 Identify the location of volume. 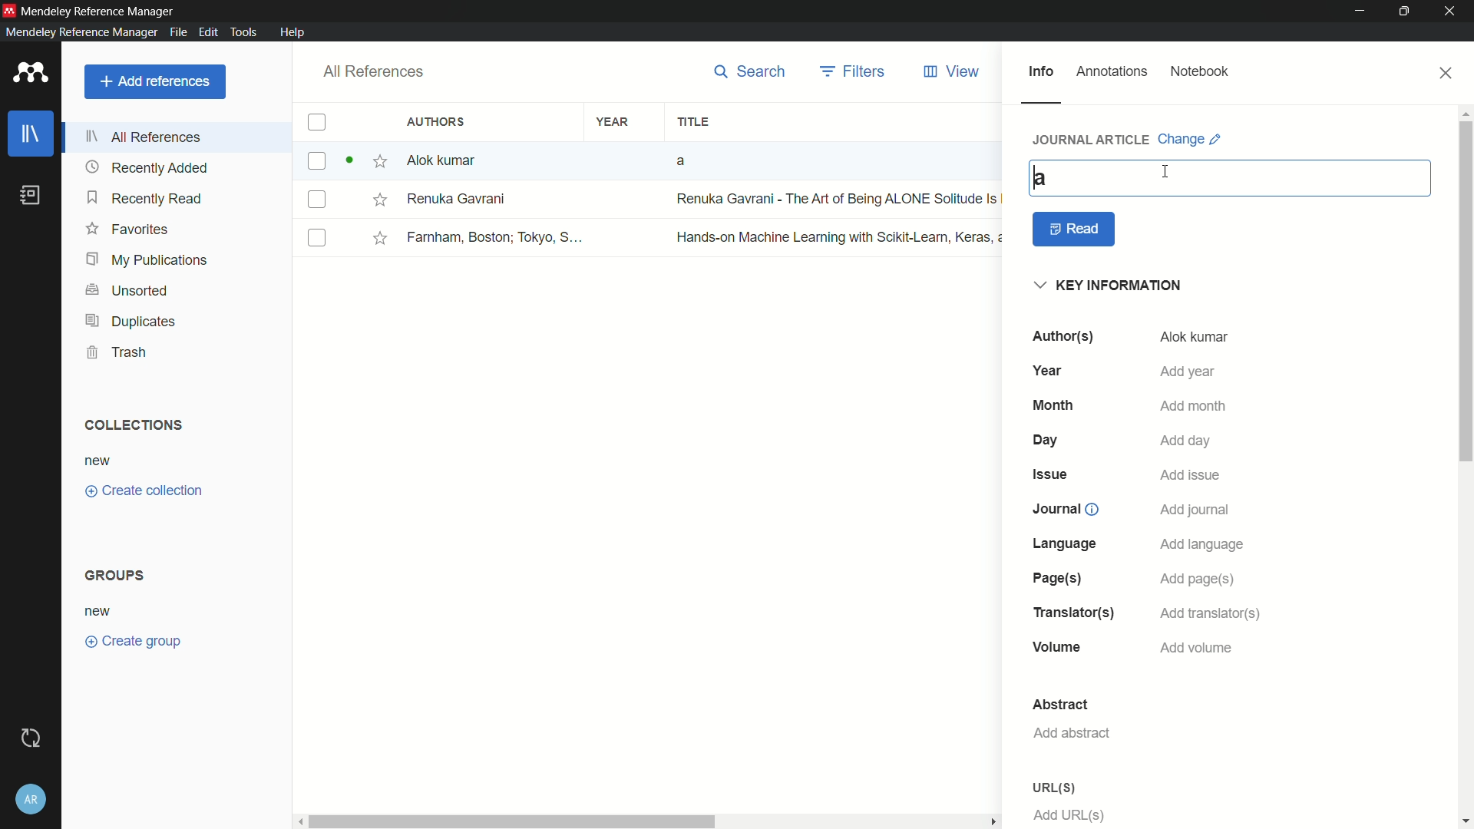
(1058, 649).